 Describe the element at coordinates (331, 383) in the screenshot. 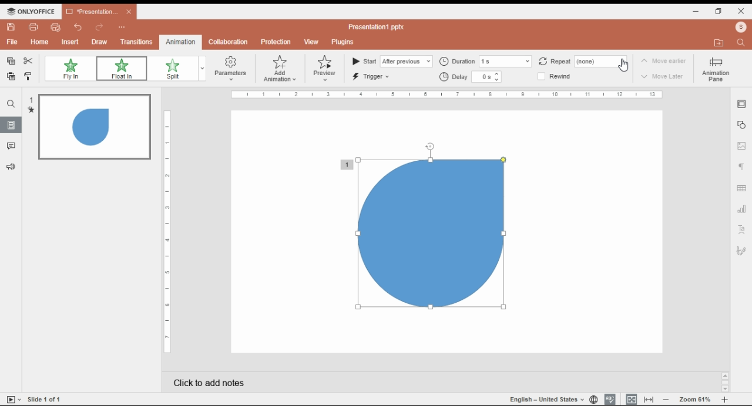

I see `click to add notes` at that location.